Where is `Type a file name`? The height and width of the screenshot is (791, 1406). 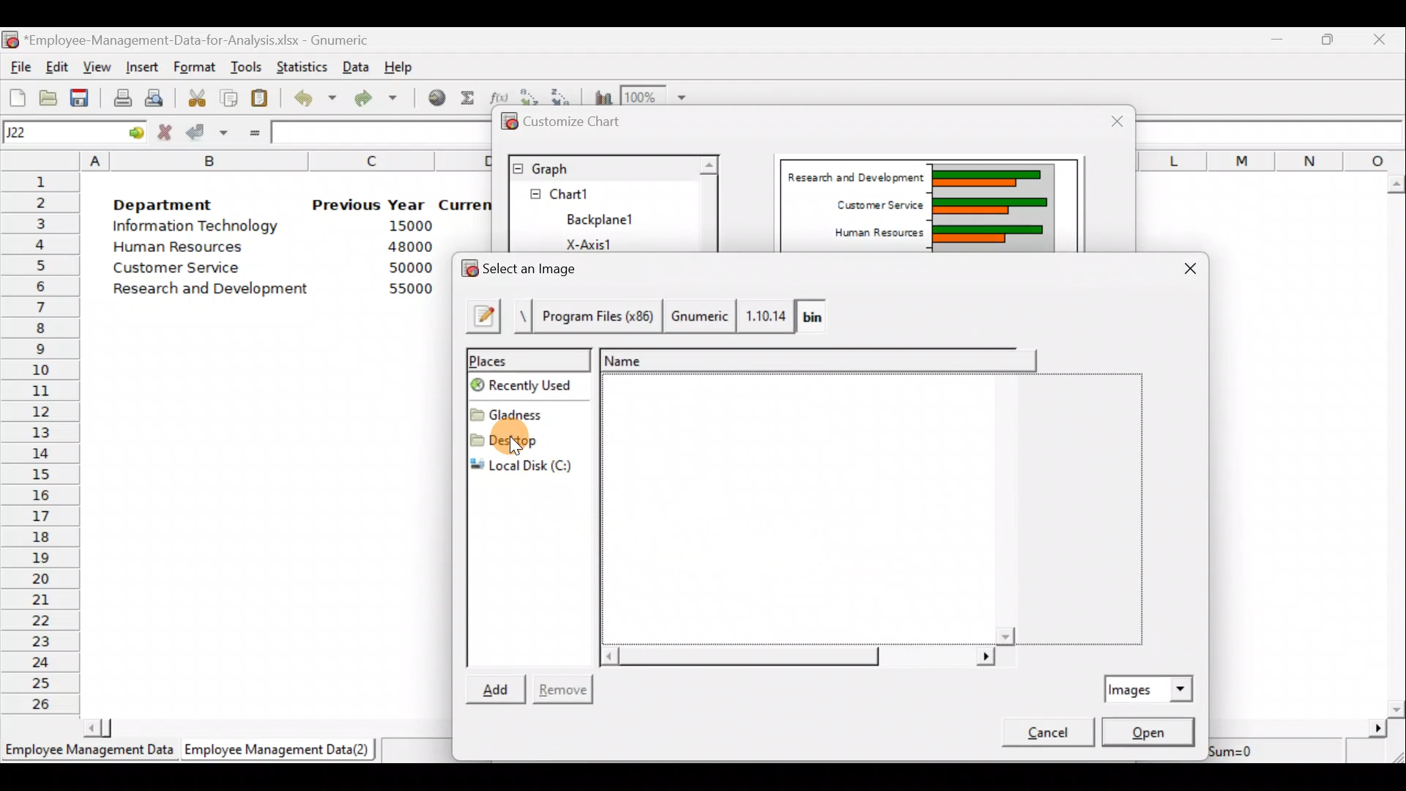 Type a file name is located at coordinates (482, 313).